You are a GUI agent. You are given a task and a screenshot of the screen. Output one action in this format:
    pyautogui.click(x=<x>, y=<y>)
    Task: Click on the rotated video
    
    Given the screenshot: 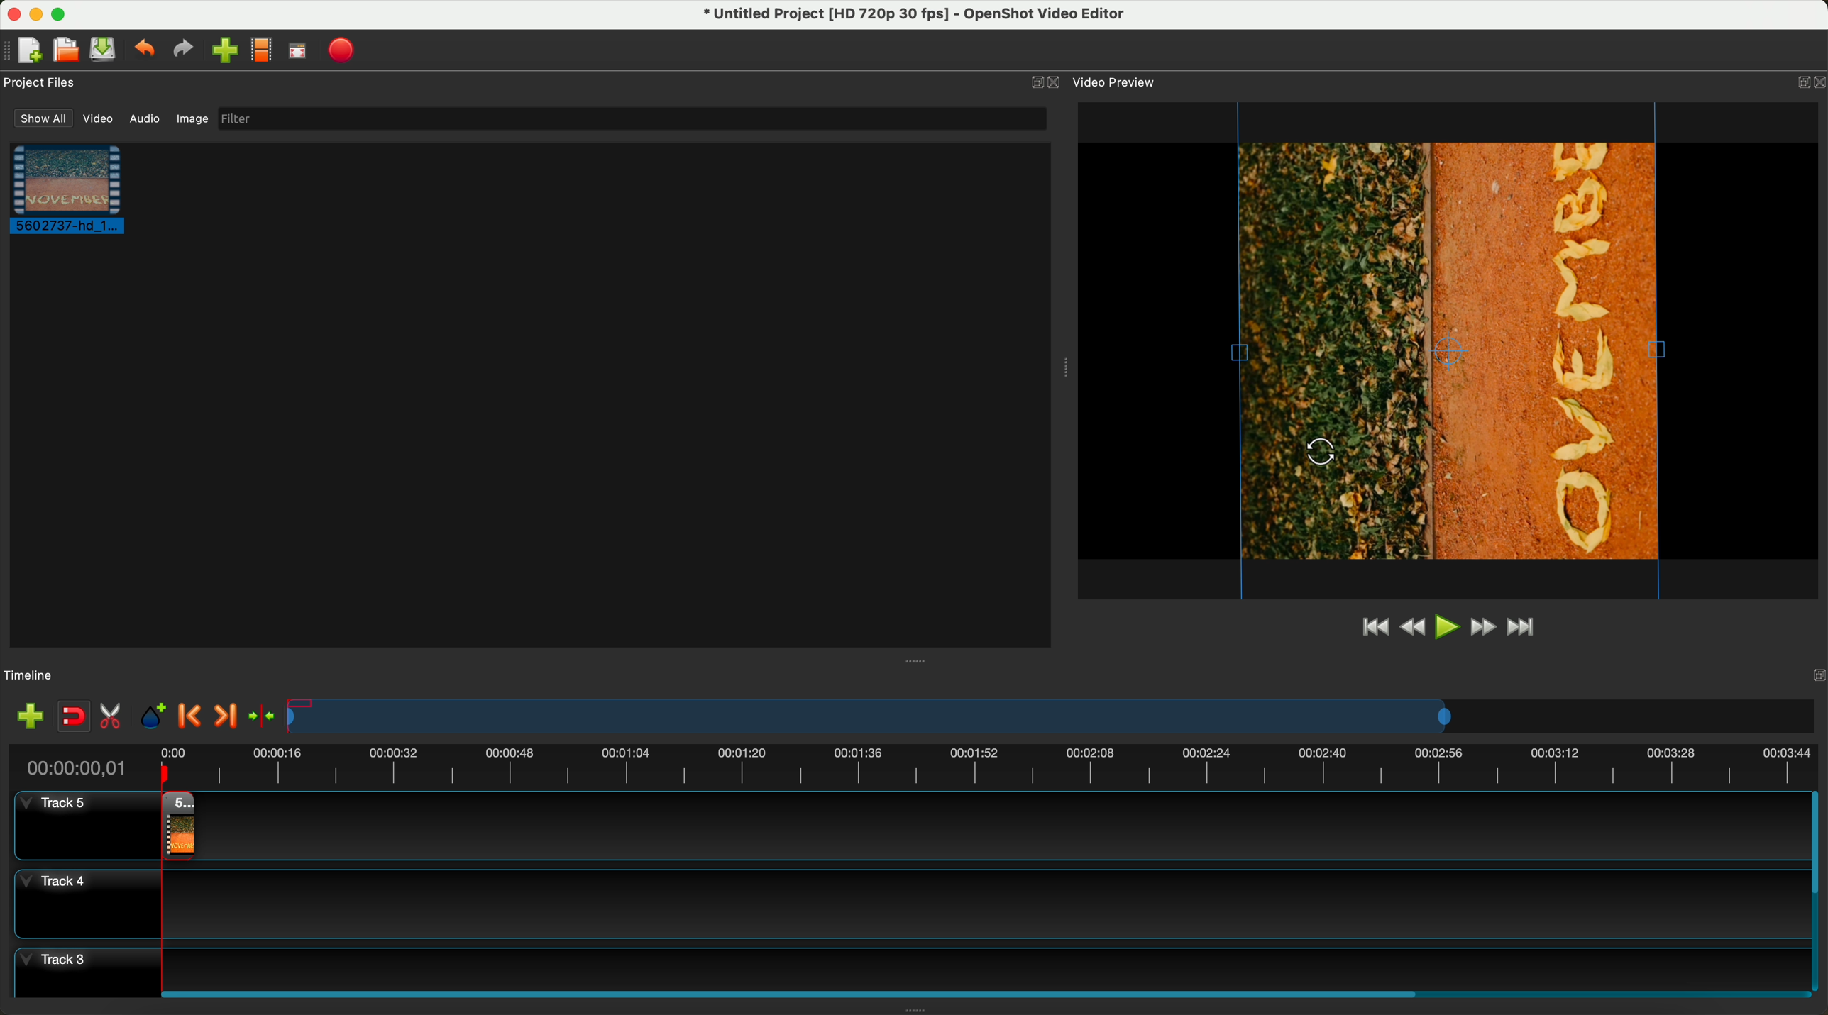 What is the action you would take?
    pyautogui.click(x=1450, y=350)
    